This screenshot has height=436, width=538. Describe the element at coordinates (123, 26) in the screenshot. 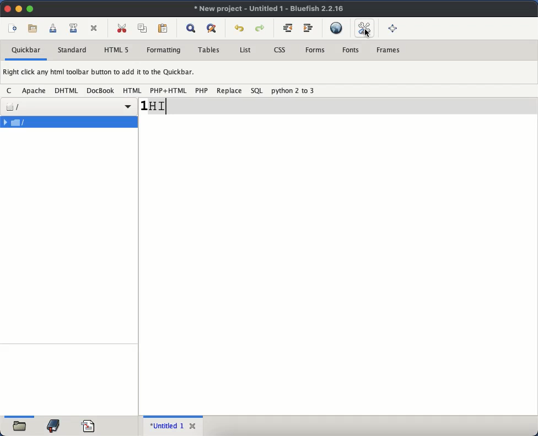

I see `cut` at that location.